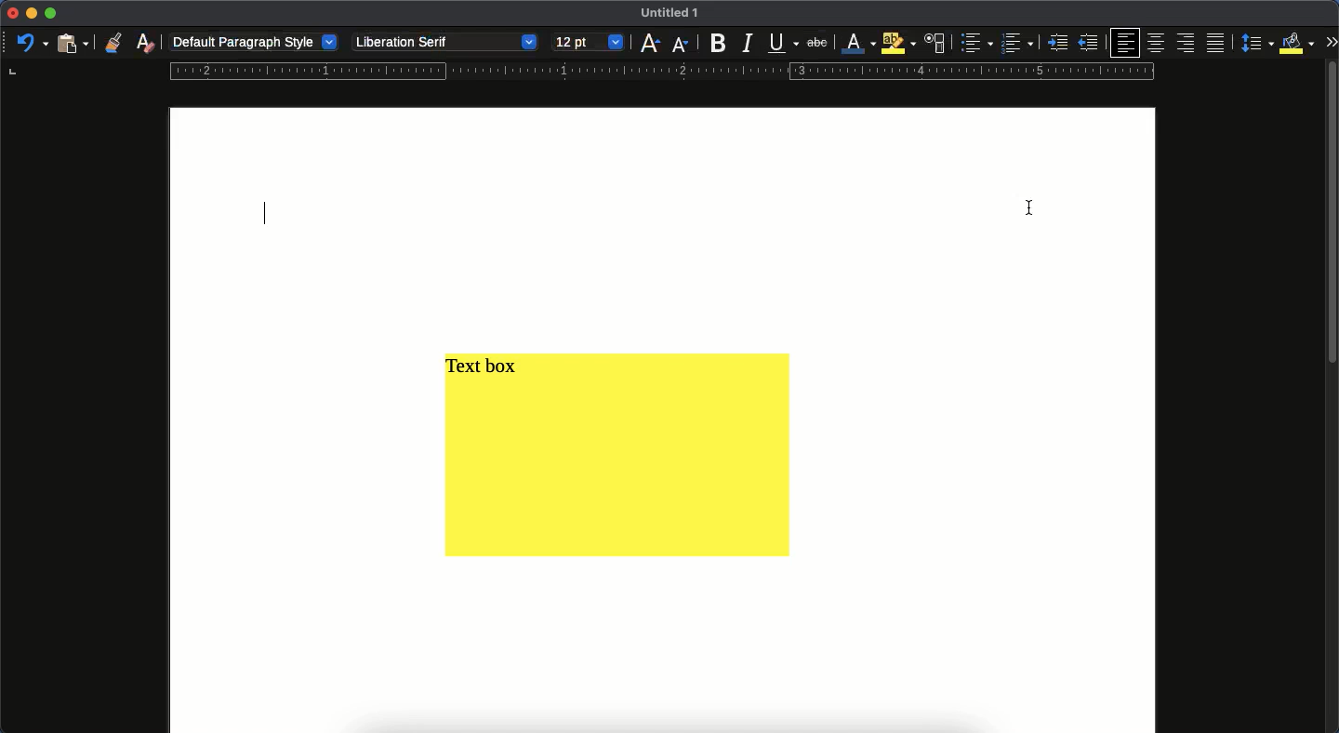  I want to click on Liberation serif - font, so click(444, 42).